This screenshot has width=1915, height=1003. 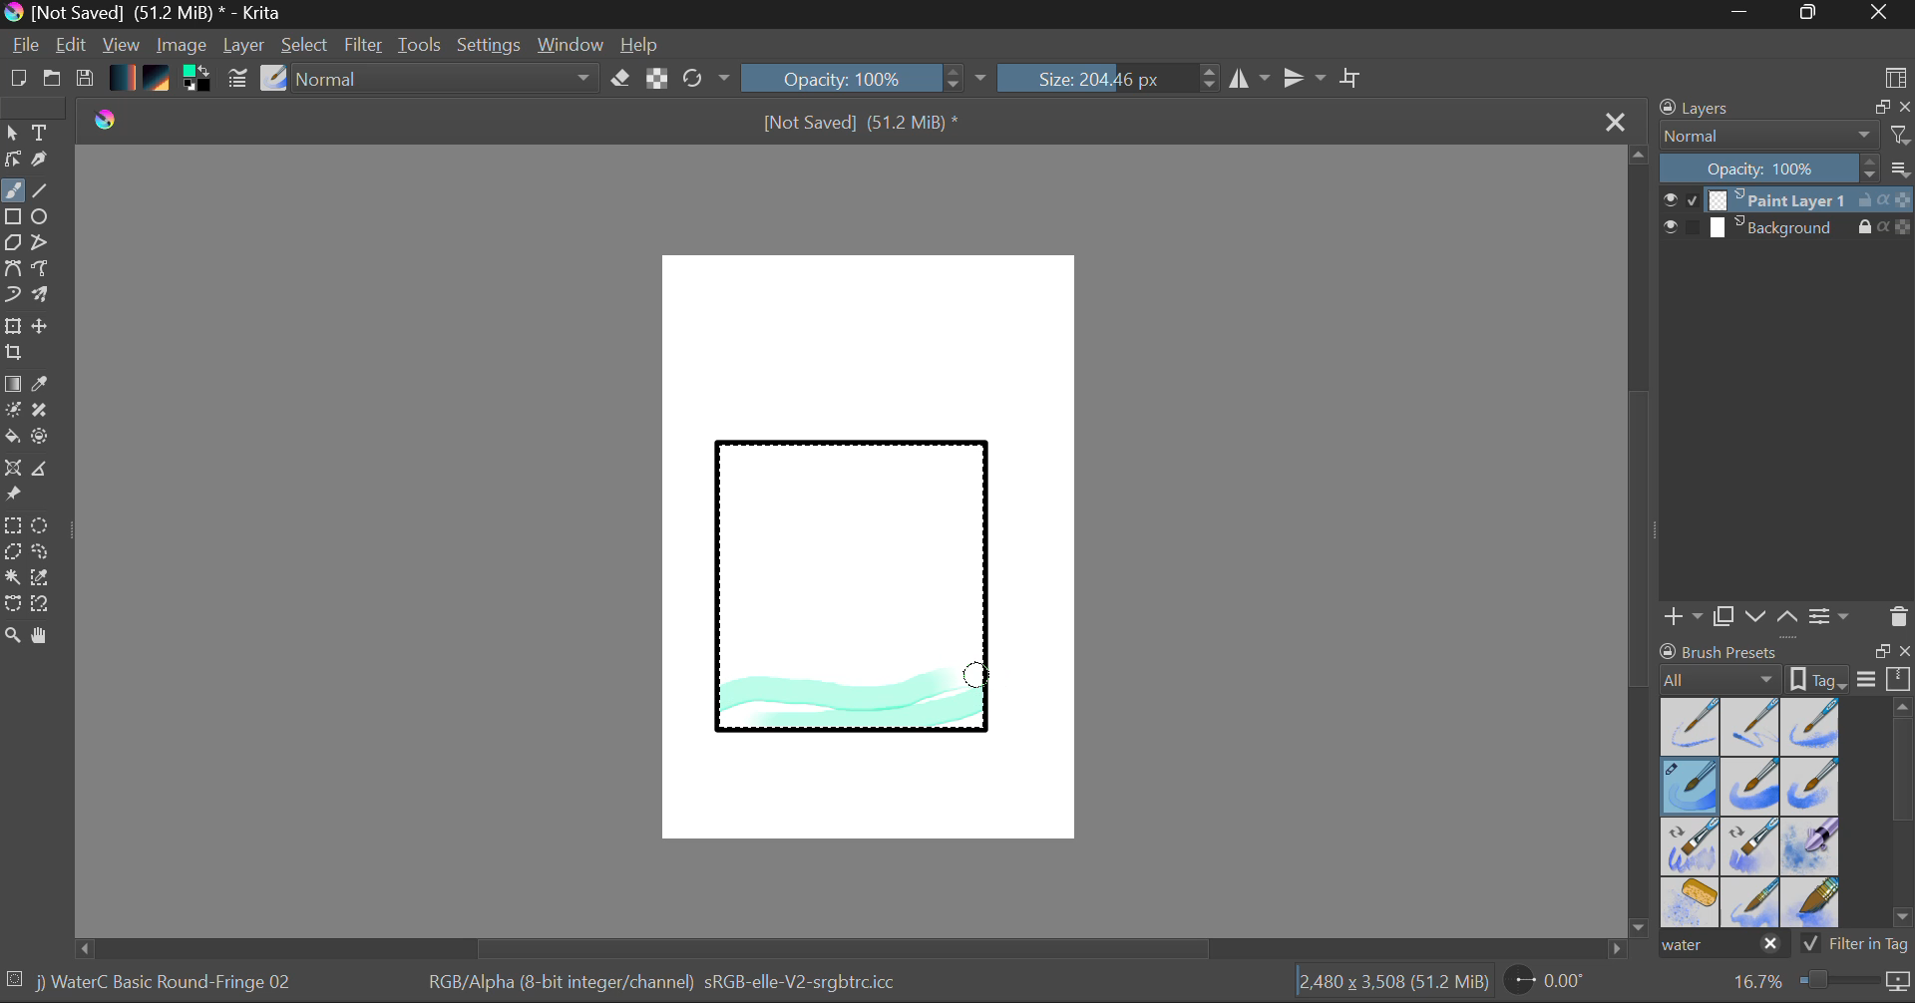 I want to click on Water C - Grain, so click(x=1751, y=788).